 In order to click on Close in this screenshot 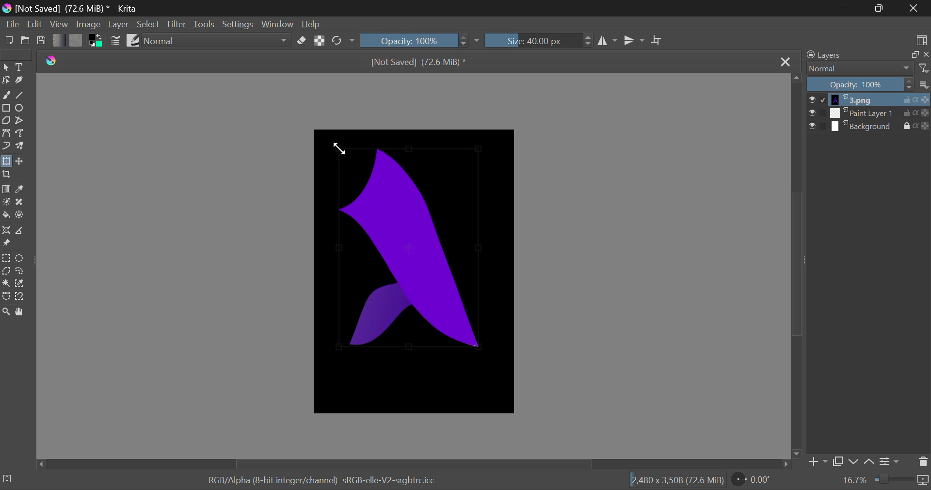, I will do `click(784, 64)`.